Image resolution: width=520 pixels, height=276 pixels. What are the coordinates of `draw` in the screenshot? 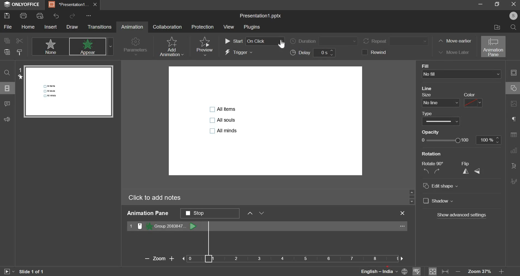 It's located at (72, 27).